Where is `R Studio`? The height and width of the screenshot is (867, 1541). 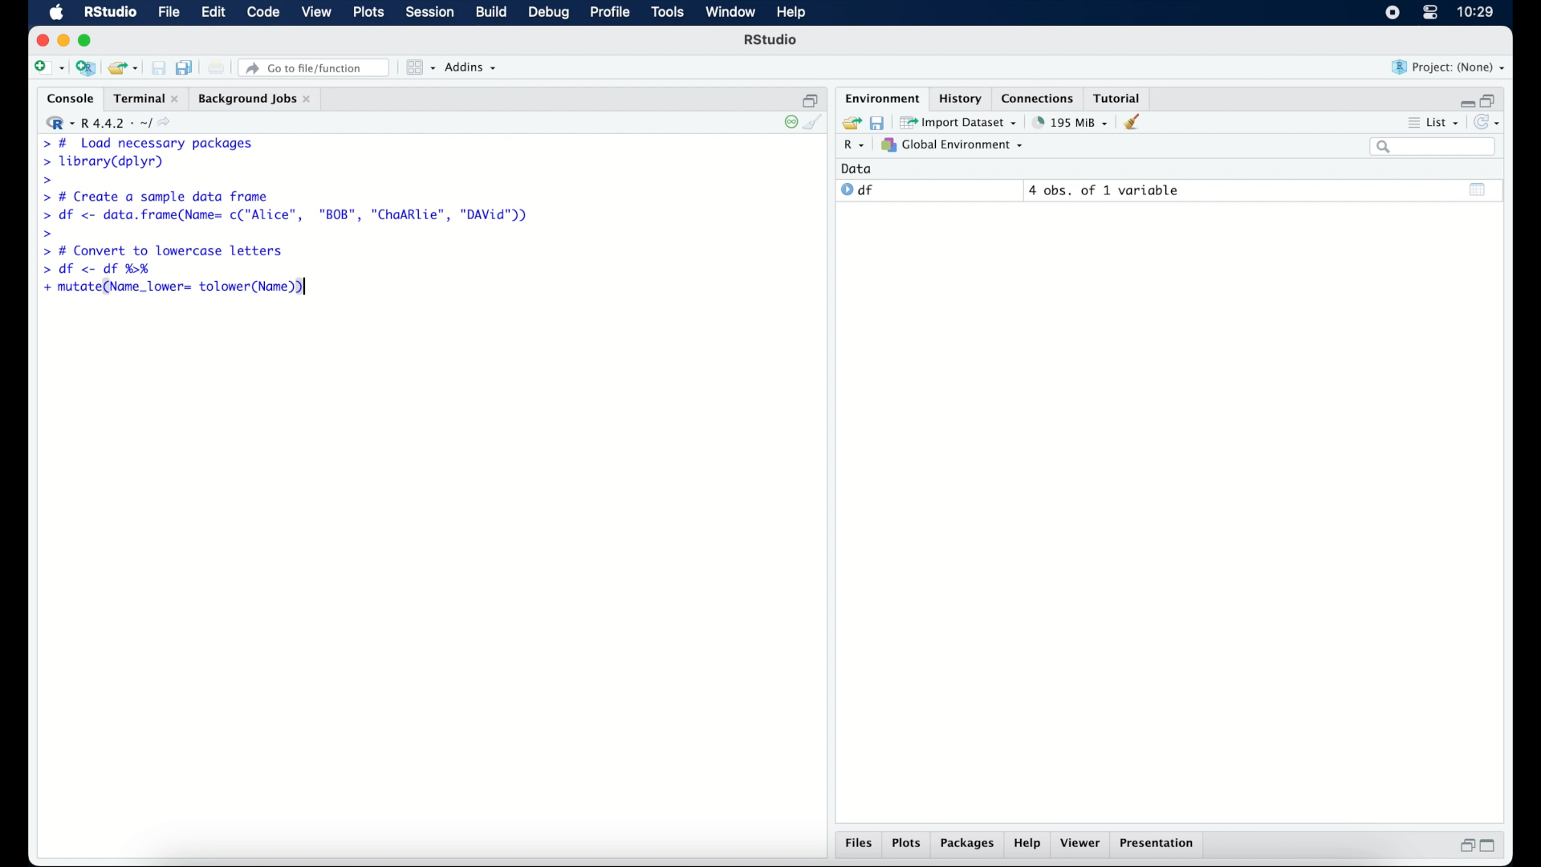
R Studio is located at coordinates (772, 42).